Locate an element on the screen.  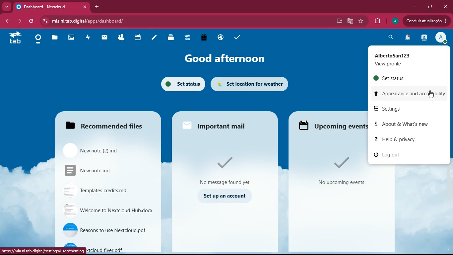
No Message found yet is located at coordinates (226, 169).